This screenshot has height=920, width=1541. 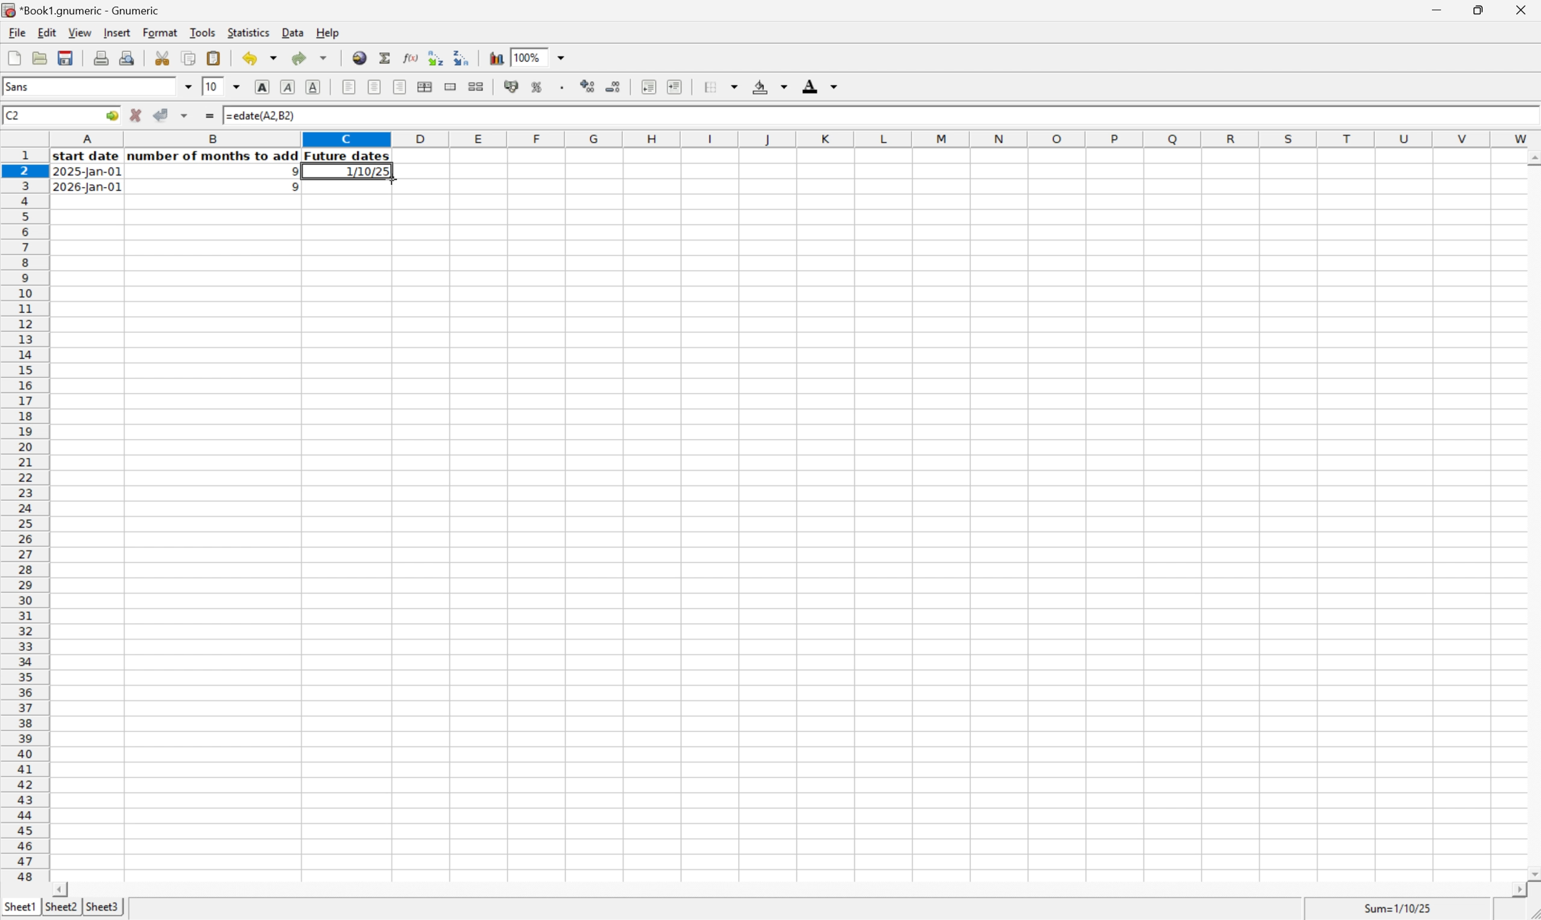 I want to click on Edit function in current cell, so click(x=407, y=57).